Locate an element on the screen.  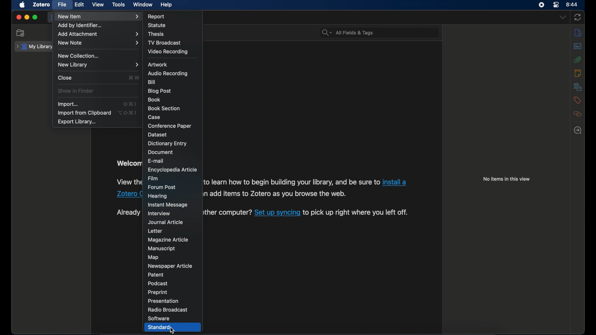
shortcut is located at coordinates (129, 103).